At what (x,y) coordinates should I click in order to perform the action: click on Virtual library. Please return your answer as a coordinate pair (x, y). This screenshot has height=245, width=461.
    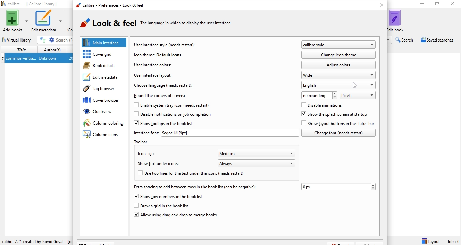
    Looking at the image, I should click on (18, 39).